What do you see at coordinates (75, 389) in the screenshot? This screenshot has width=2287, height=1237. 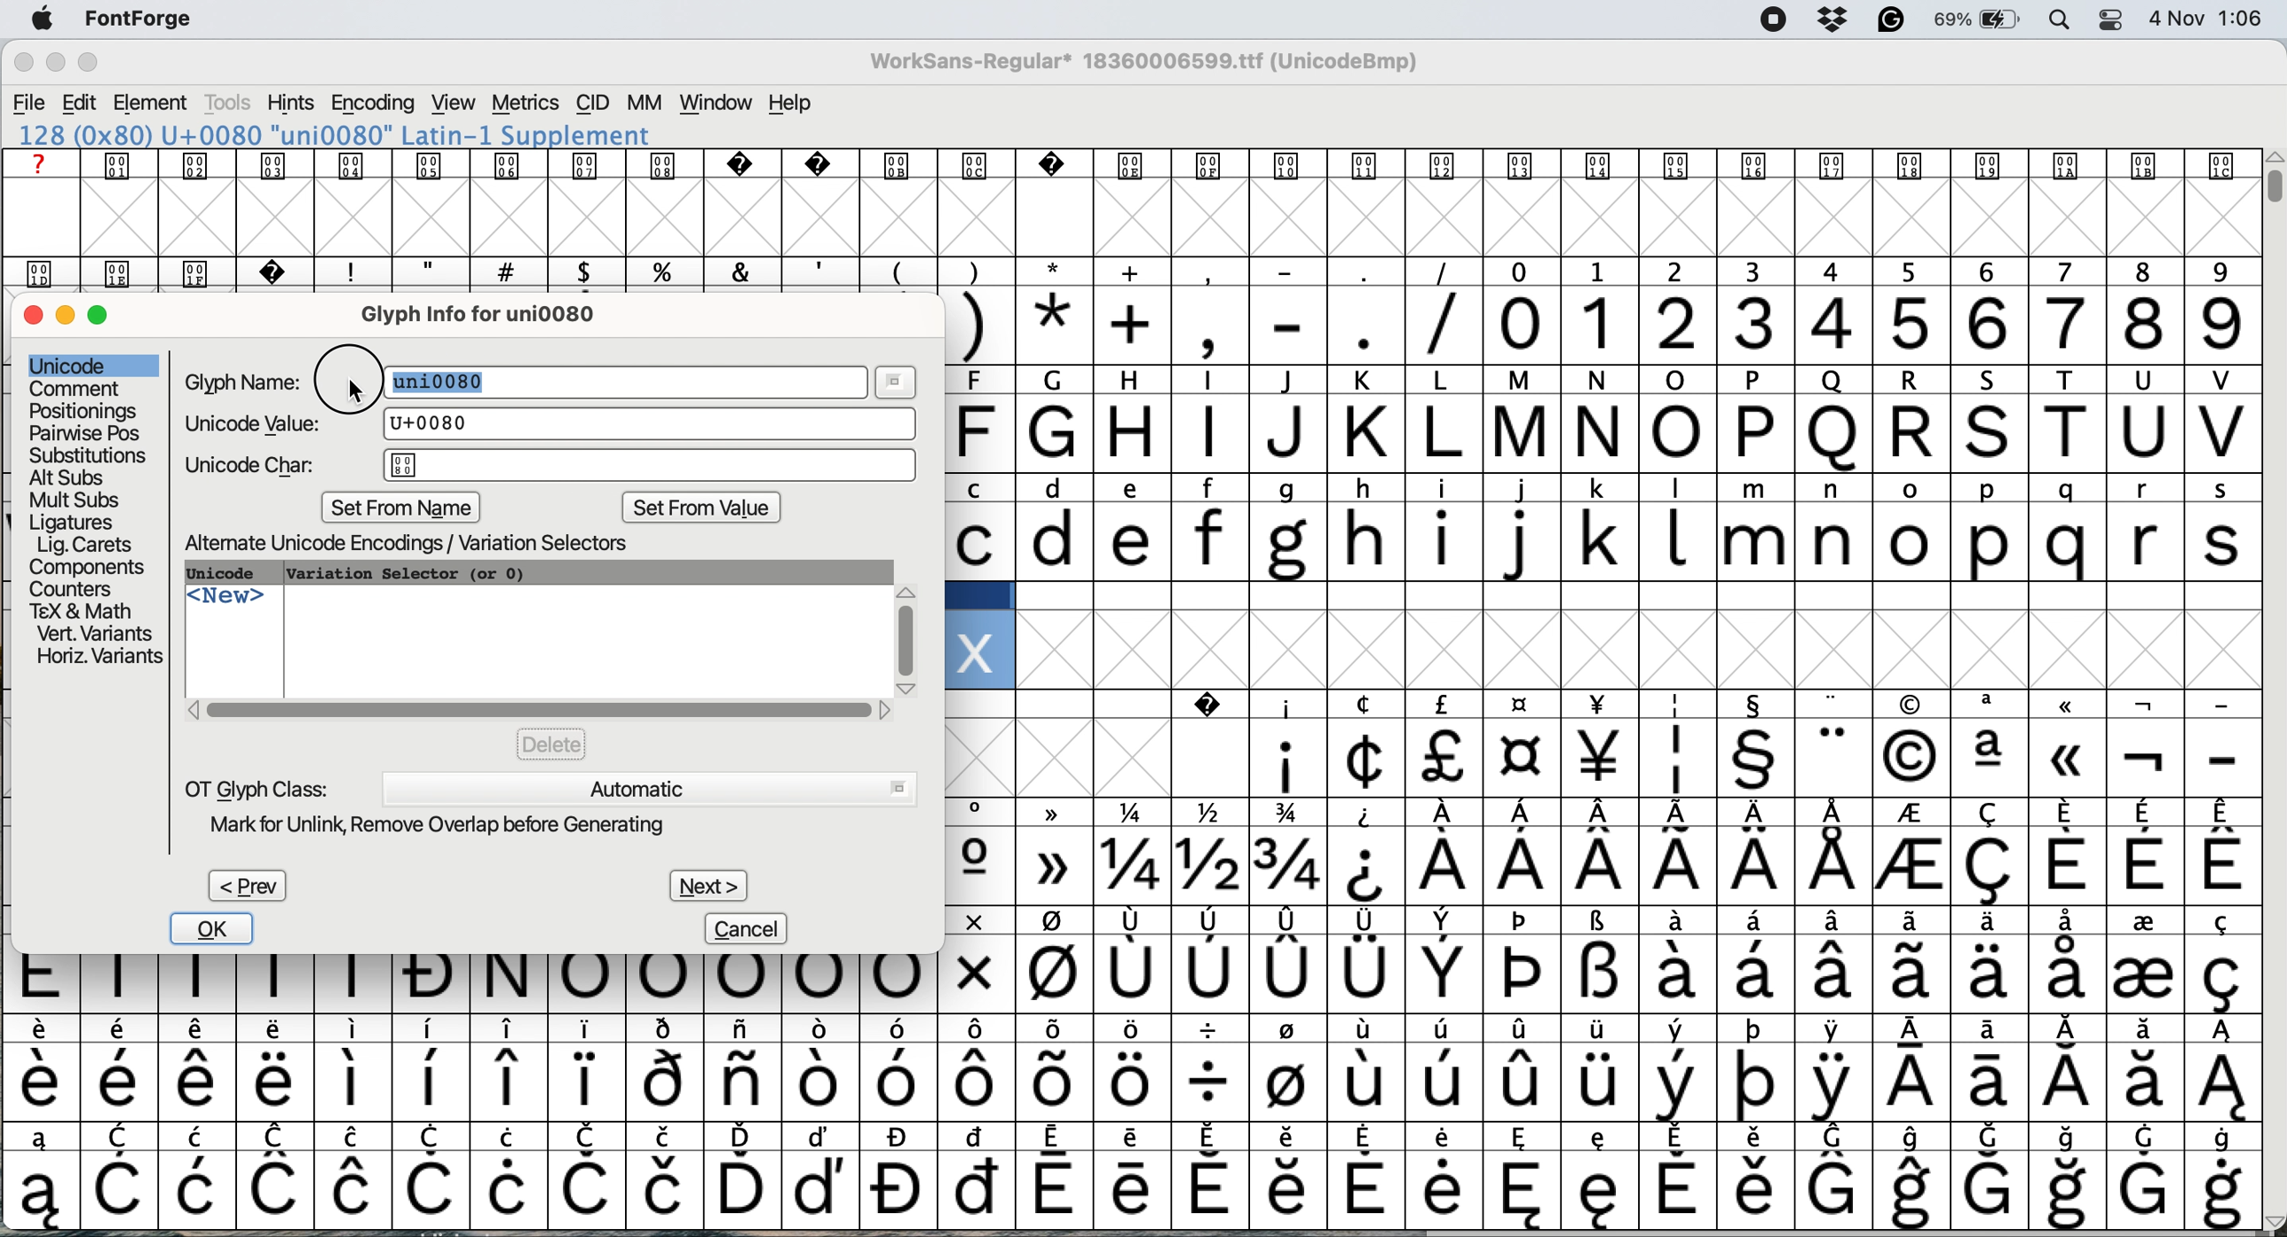 I see `comment` at bounding box center [75, 389].